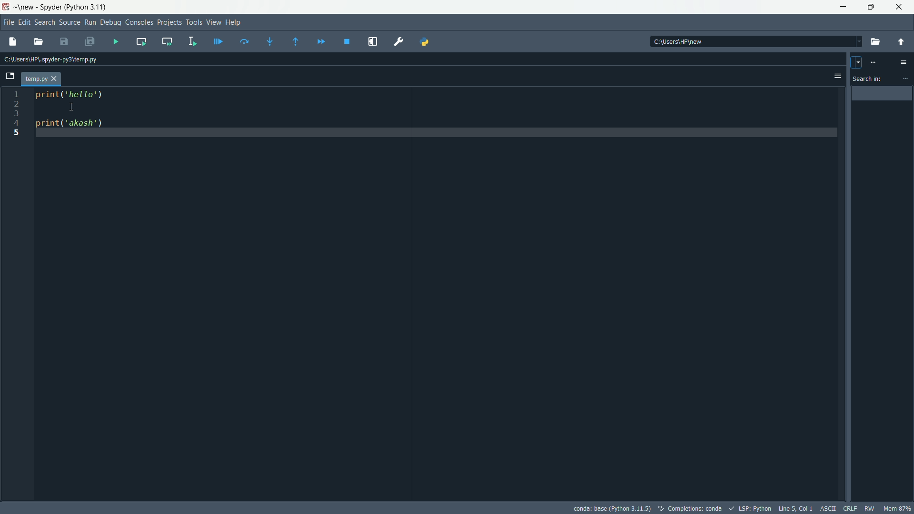  What do you see at coordinates (867, 79) in the screenshot?
I see `search in:` at bounding box center [867, 79].